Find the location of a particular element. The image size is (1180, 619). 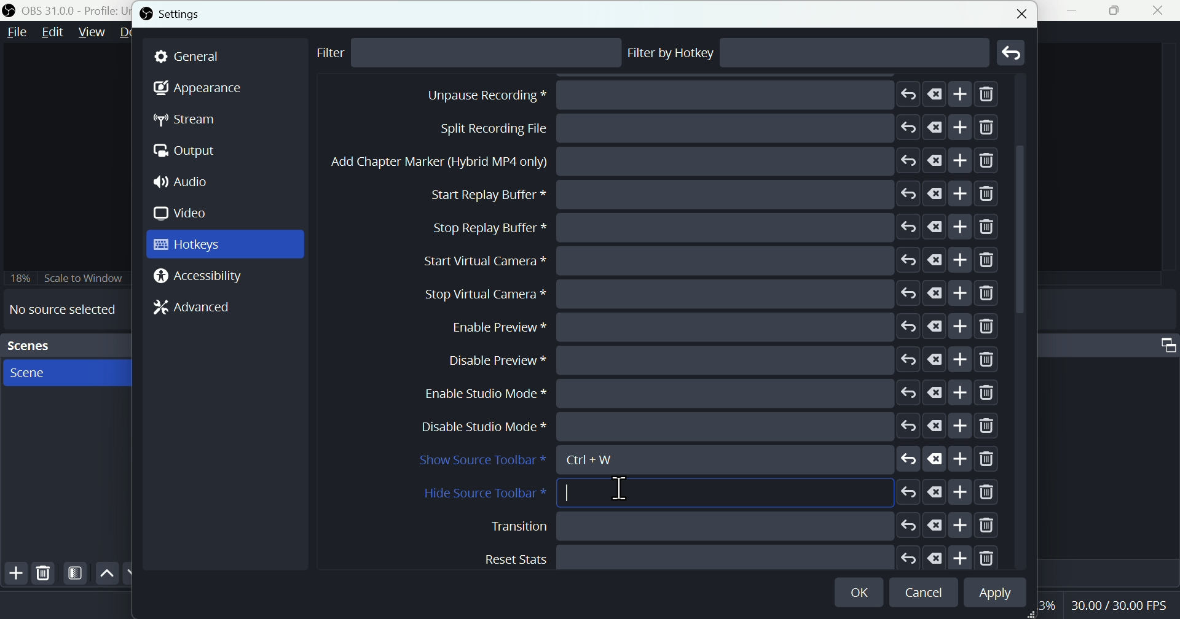

Filter by hotkey is located at coordinates (672, 53).